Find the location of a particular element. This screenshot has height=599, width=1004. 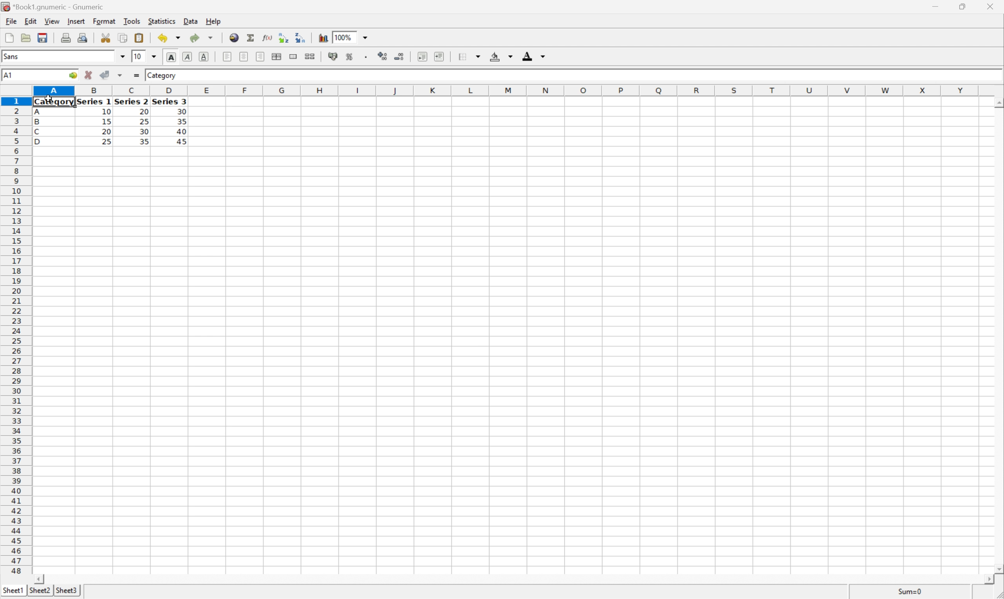

Borders is located at coordinates (472, 56).